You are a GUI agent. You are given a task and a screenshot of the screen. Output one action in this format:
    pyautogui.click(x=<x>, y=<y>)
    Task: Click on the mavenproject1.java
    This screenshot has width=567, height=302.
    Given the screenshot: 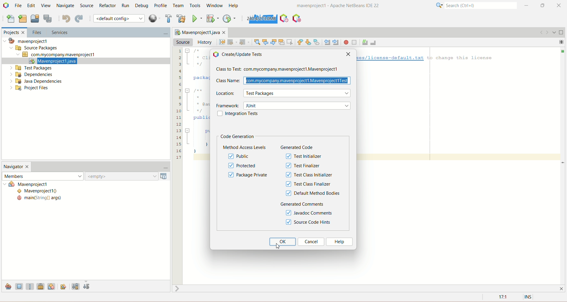 What is the action you would take?
    pyautogui.click(x=85, y=60)
    